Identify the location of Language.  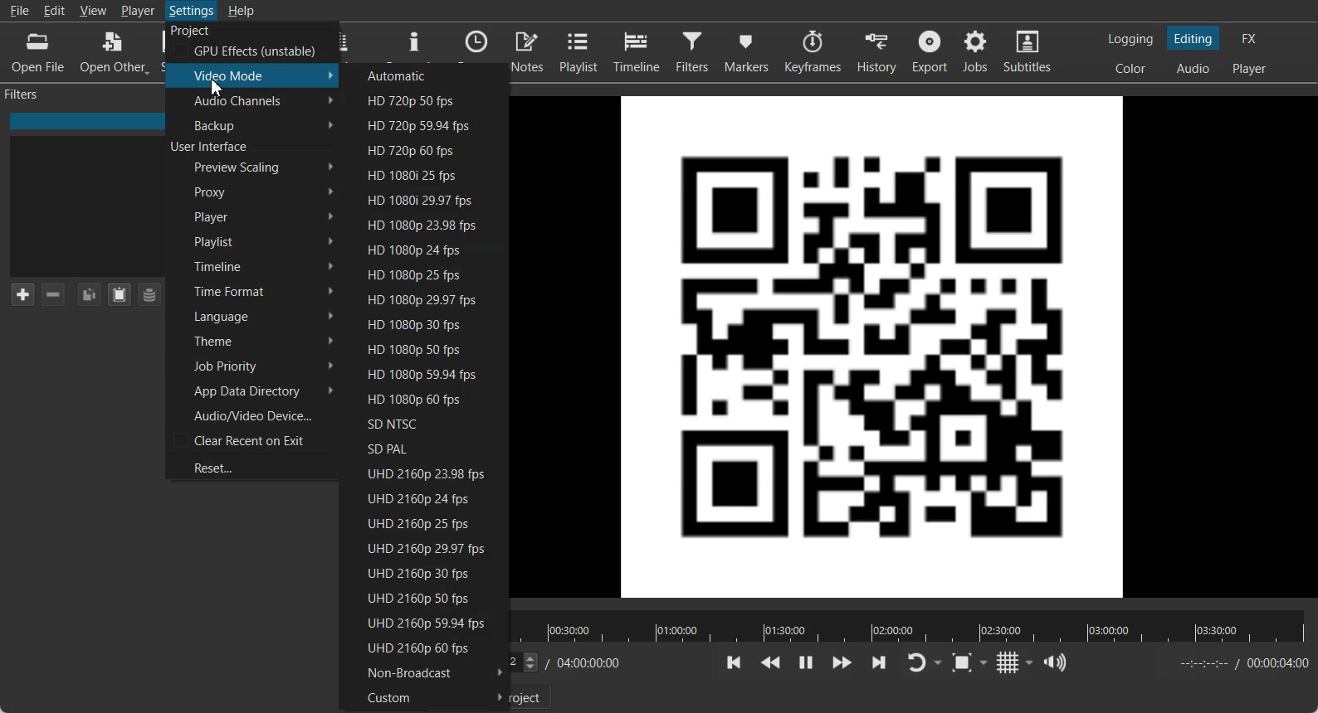
(251, 315).